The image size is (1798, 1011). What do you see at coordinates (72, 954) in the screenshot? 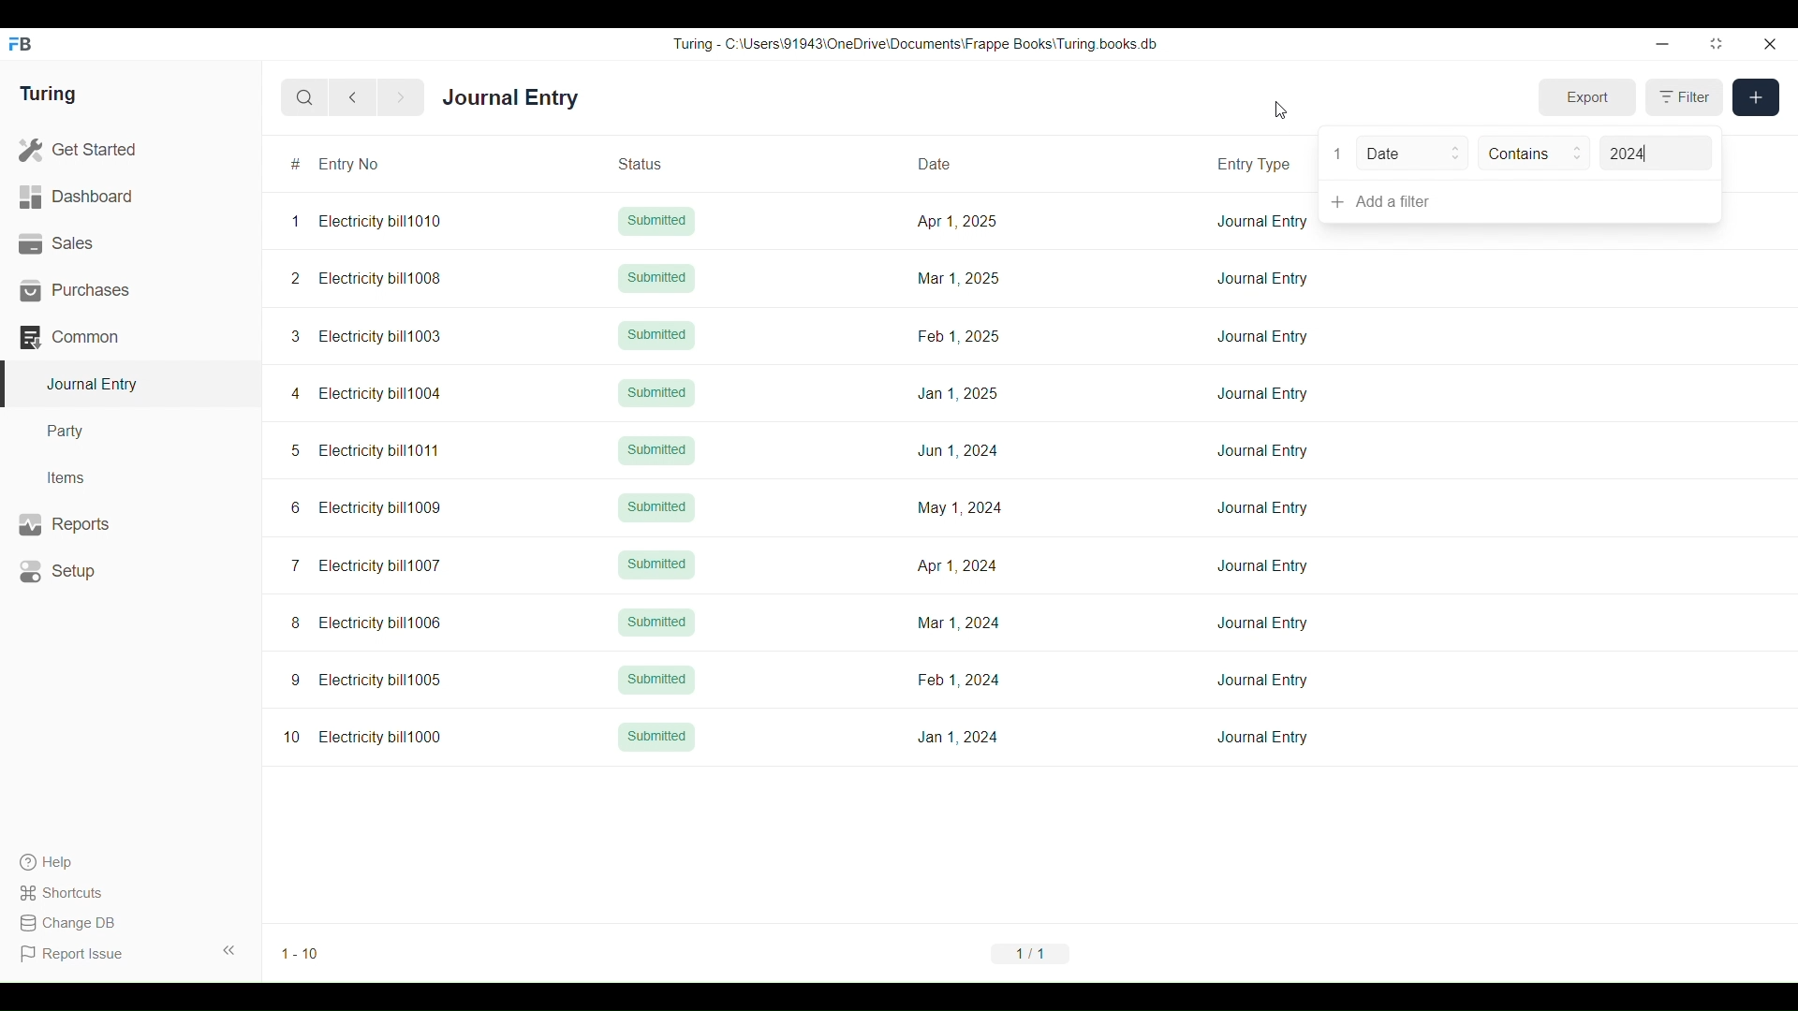
I see `Report Issue` at bounding box center [72, 954].